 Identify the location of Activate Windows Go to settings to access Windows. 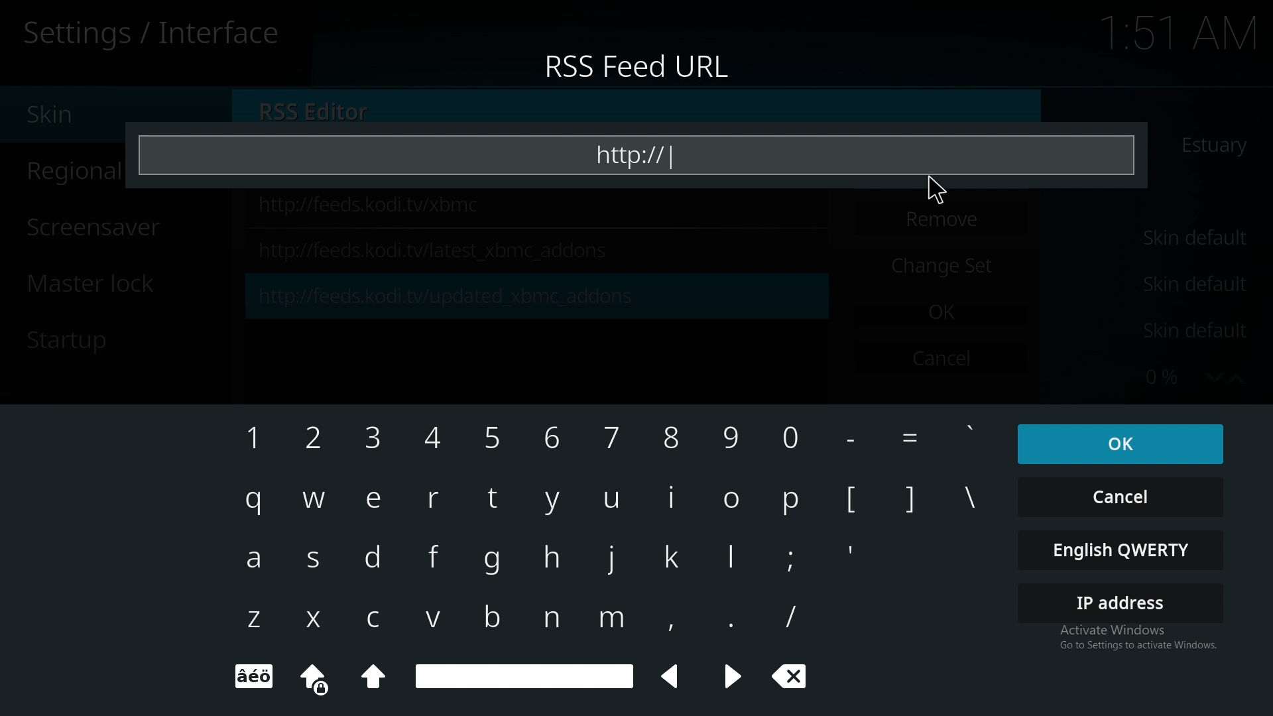
(1124, 646).